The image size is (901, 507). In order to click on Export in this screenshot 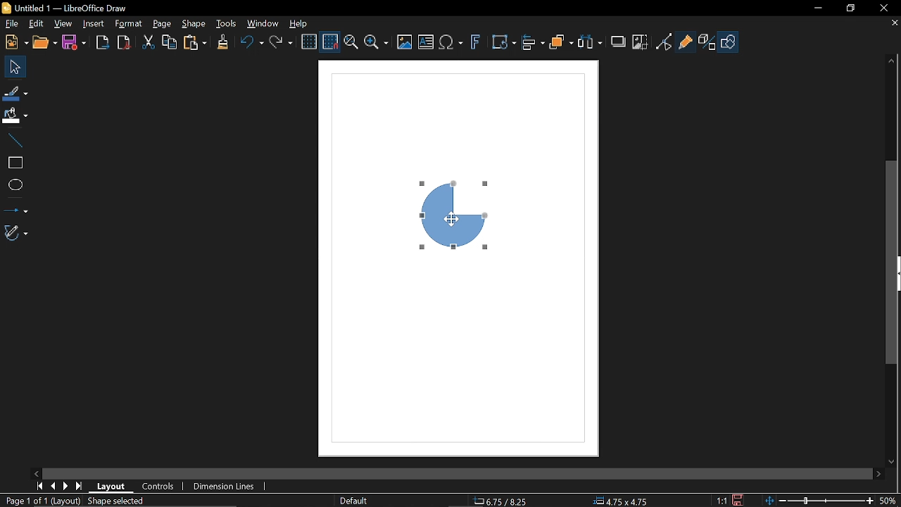, I will do `click(103, 42)`.